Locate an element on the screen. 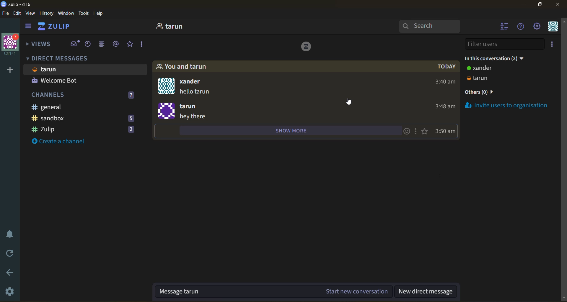 The width and height of the screenshot is (567, 302). reactions and drafts is located at coordinates (144, 45).